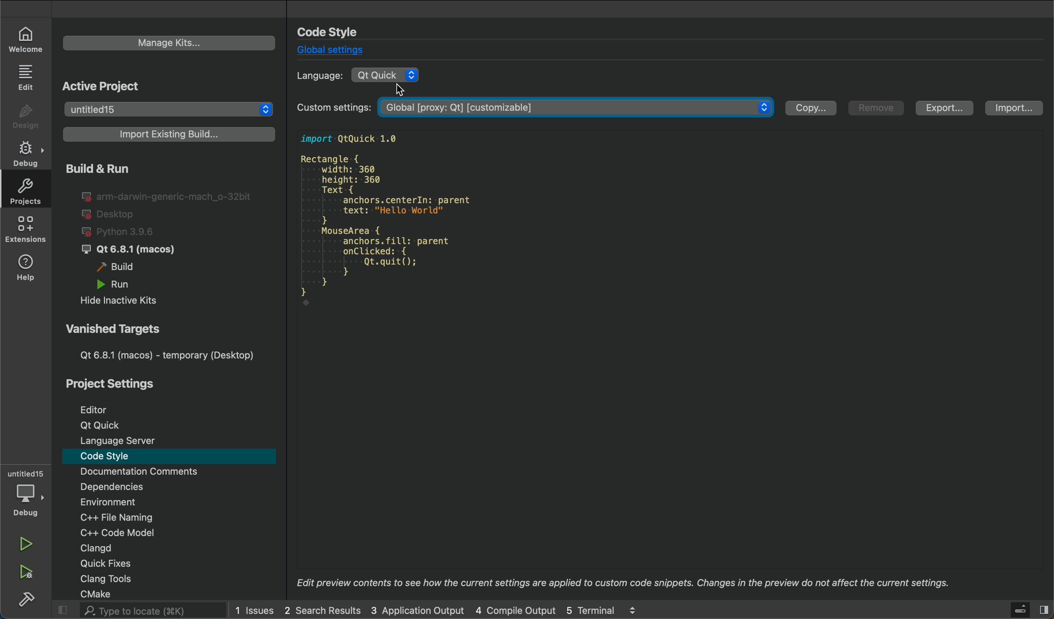 This screenshot has height=619, width=1054. Describe the element at coordinates (27, 270) in the screenshot. I see `help` at that location.